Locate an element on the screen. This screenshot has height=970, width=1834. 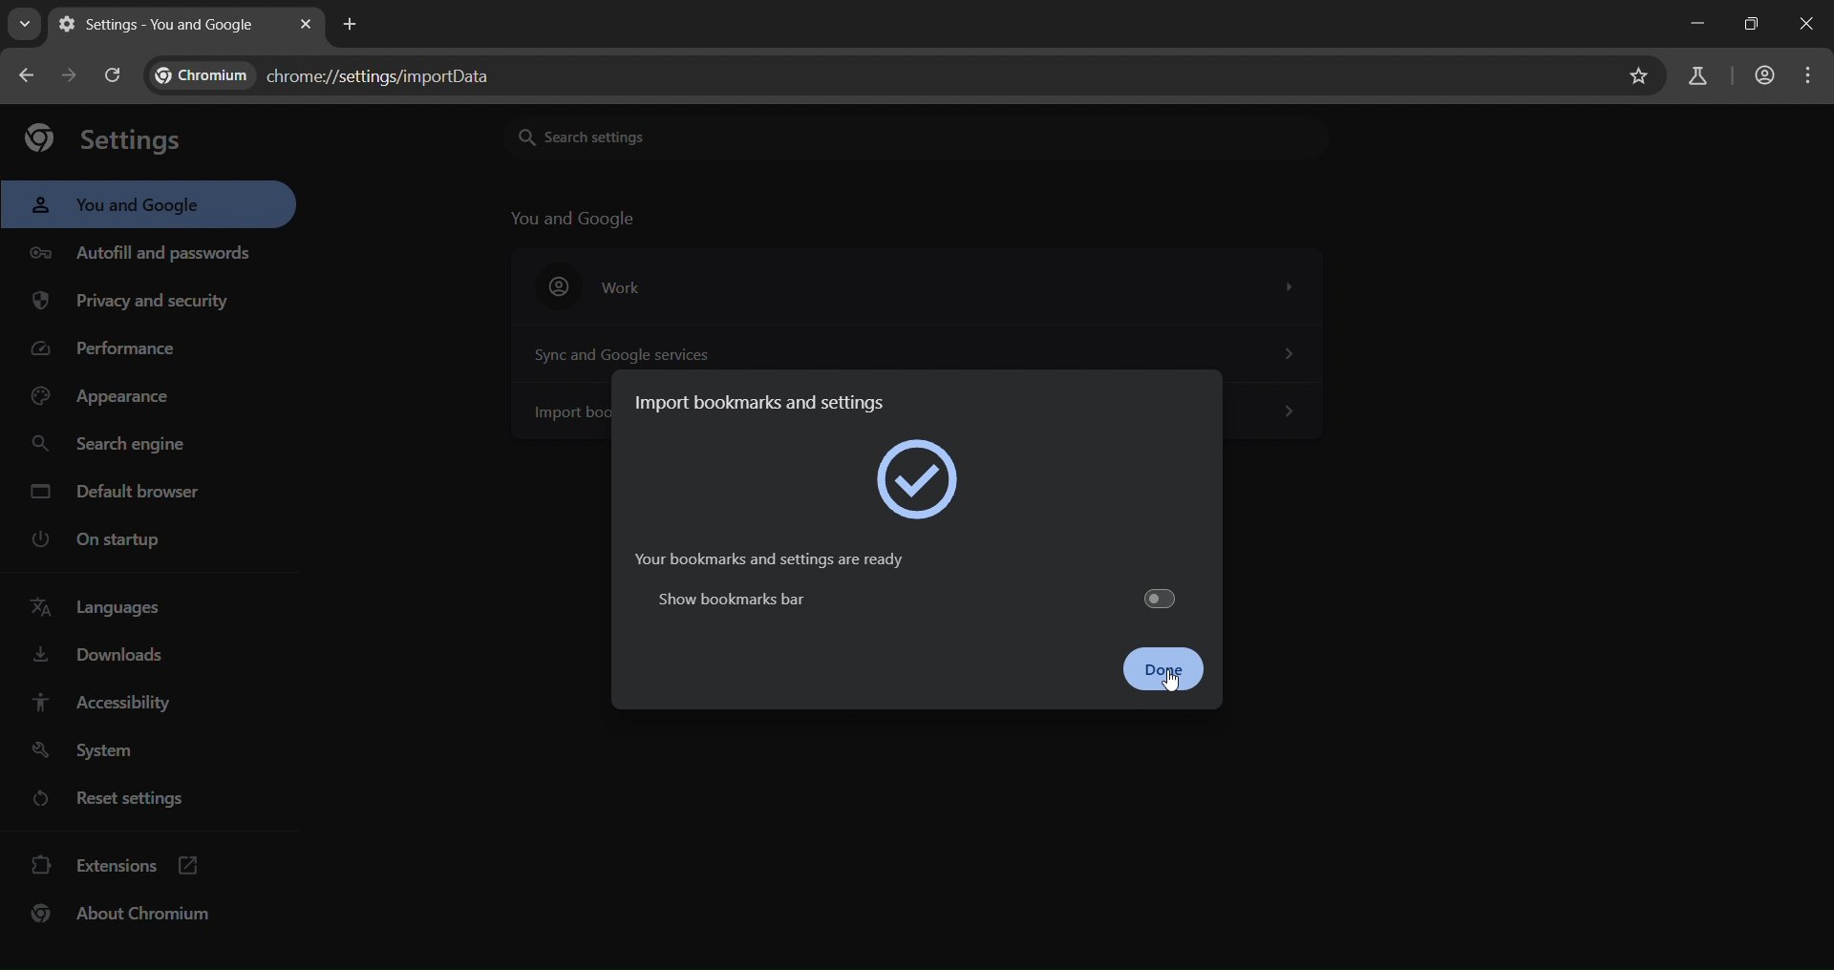
on startup is located at coordinates (94, 540).